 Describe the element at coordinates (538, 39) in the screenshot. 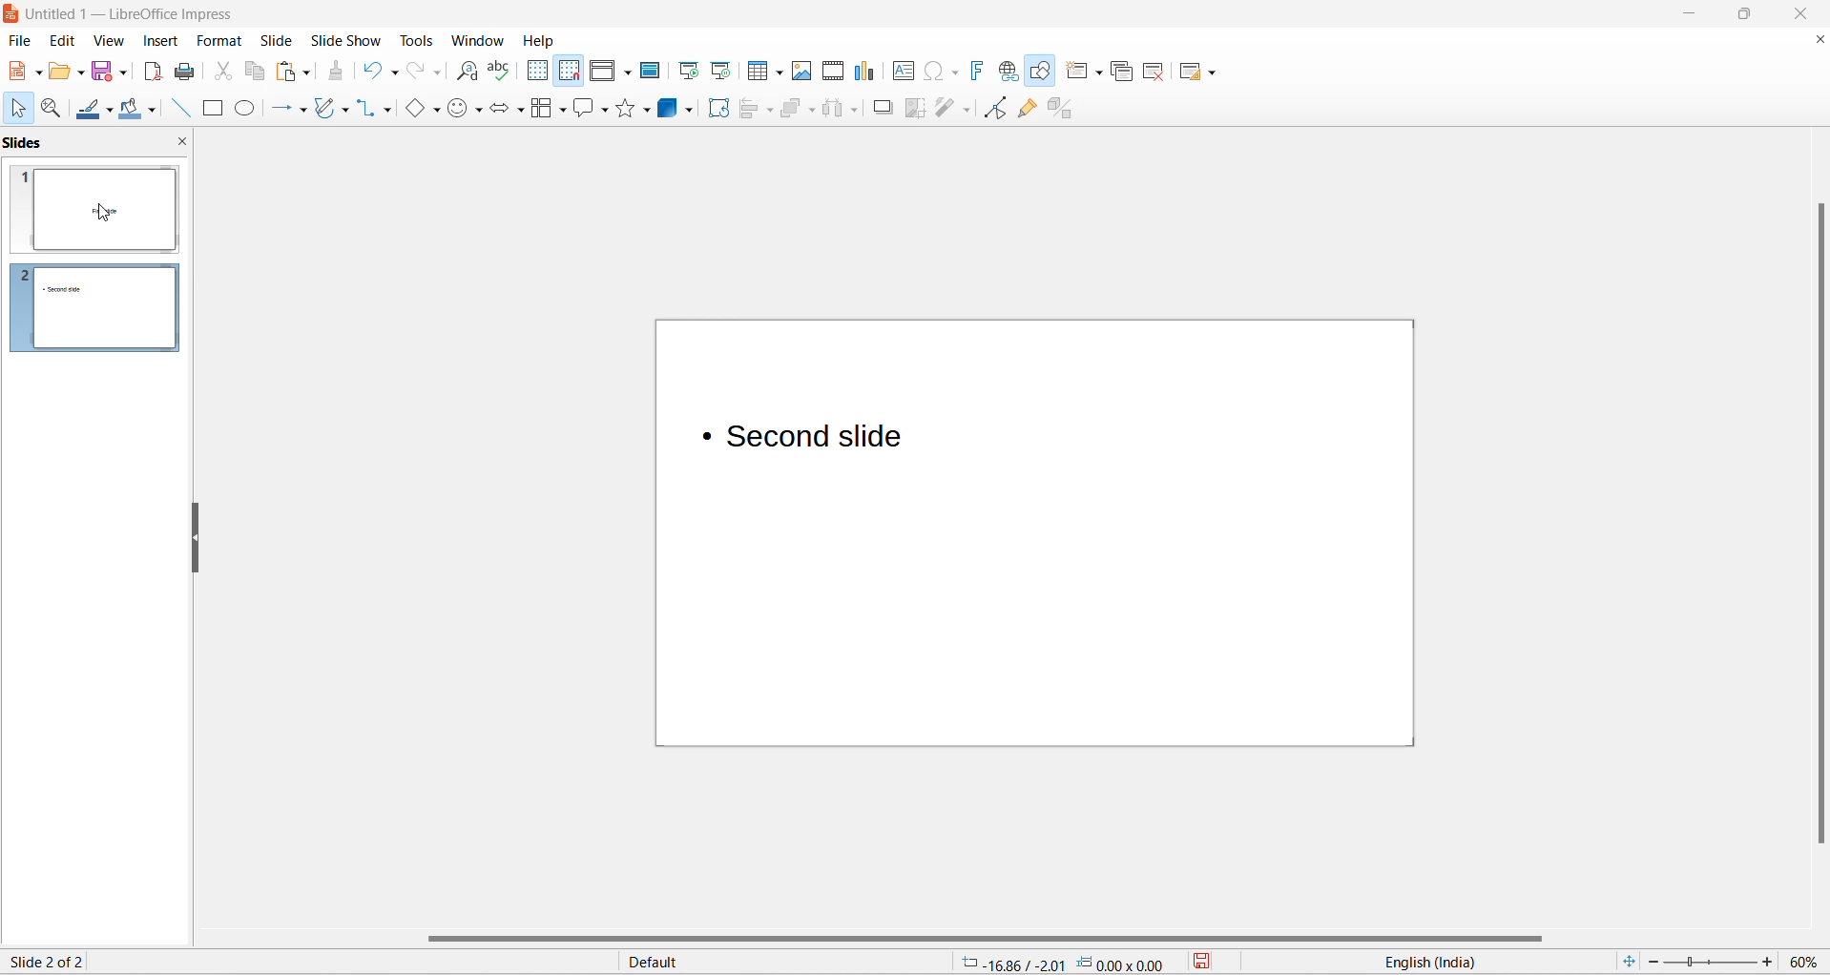

I see `help` at that location.